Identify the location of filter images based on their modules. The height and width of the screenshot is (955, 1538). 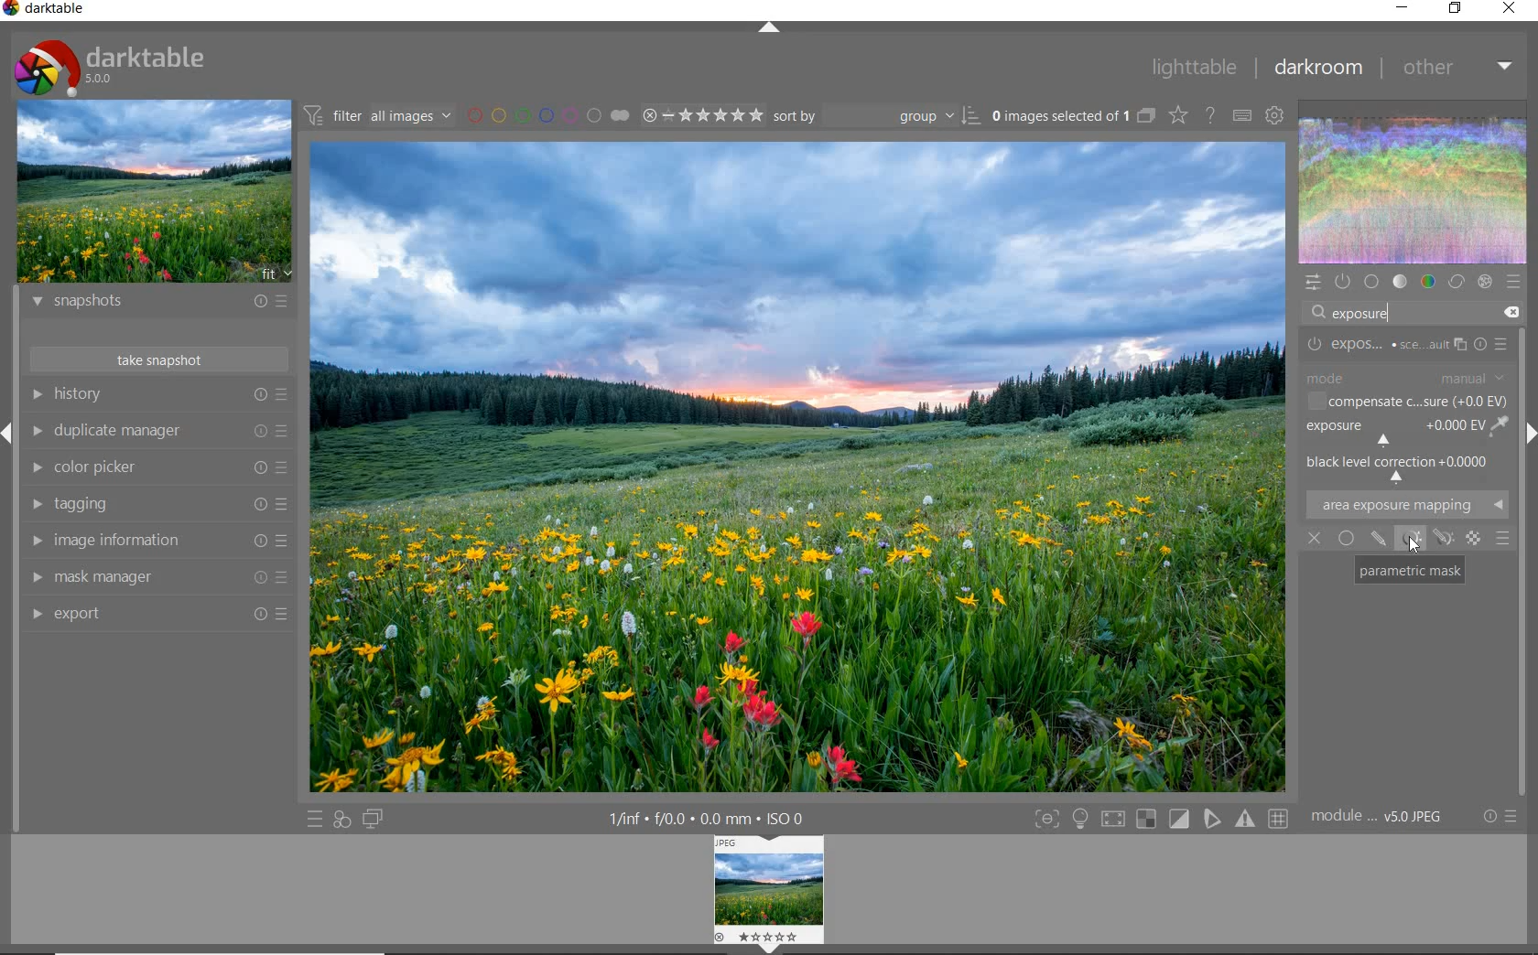
(380, 114).